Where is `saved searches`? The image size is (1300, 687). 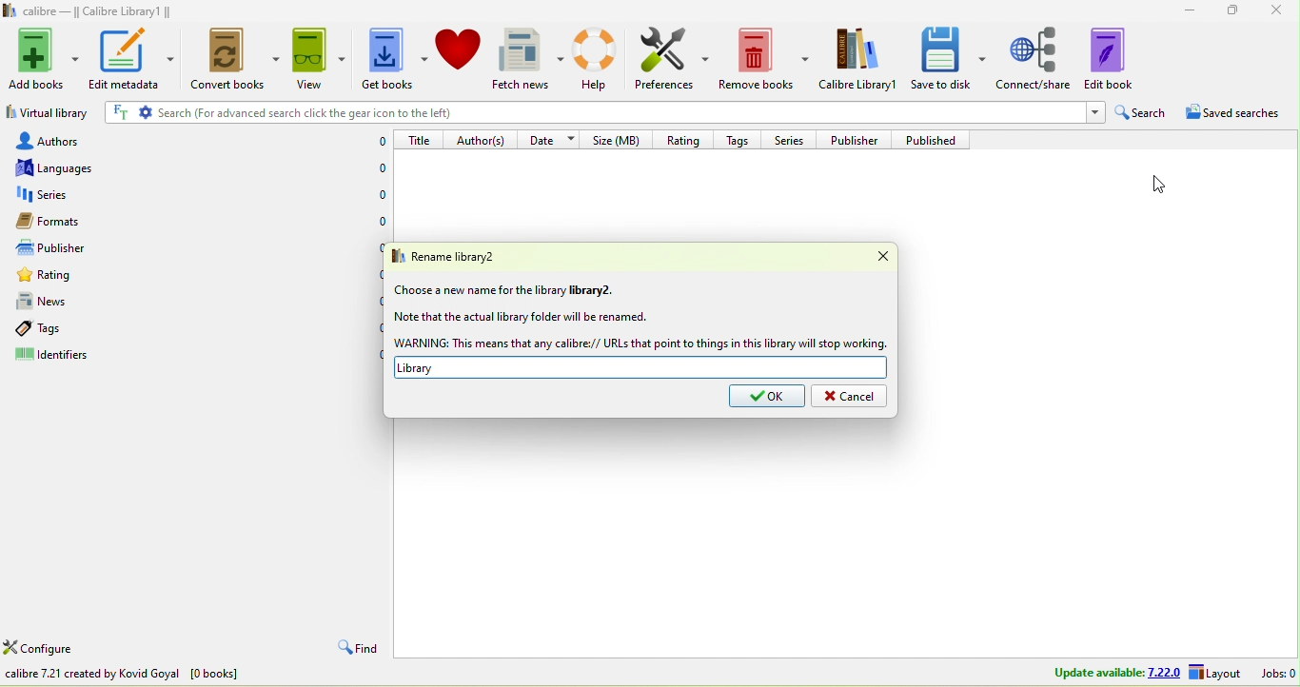 saved searches is located at coordinates (1240, 115).